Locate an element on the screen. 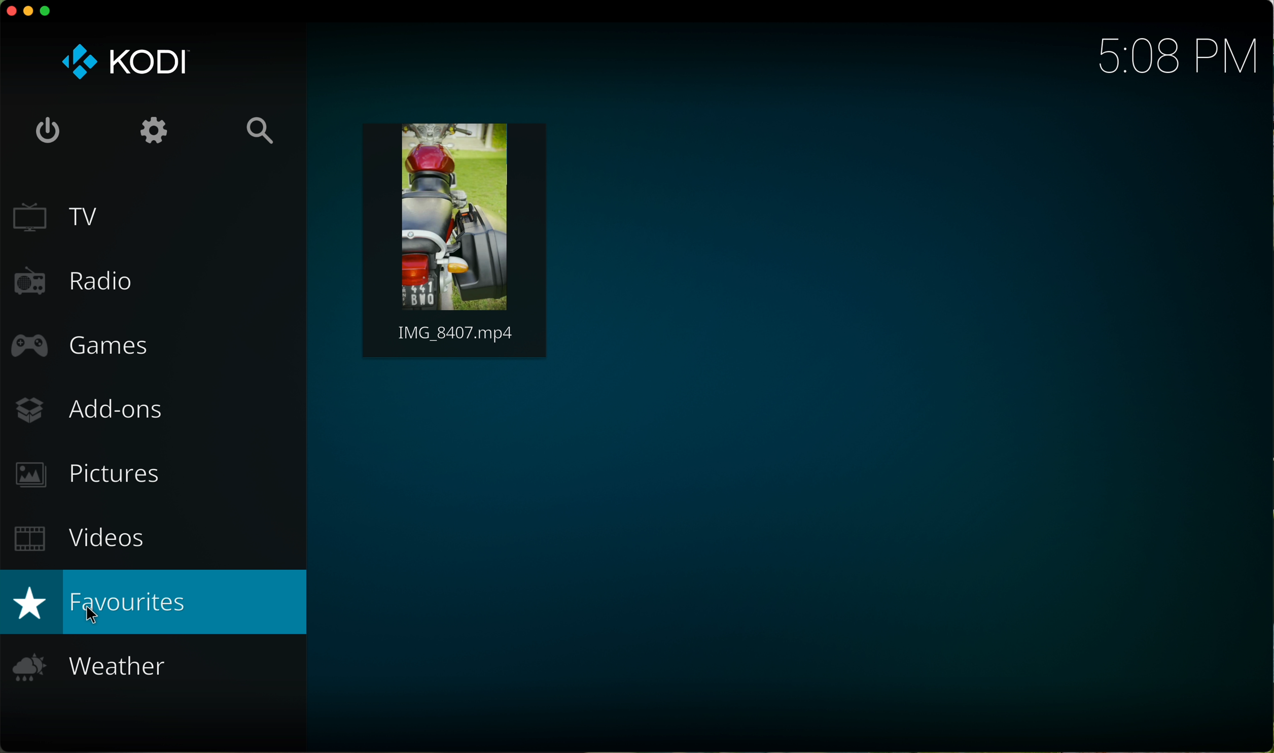 The height and width of the screenshot is (753, 1274). settings is located at coordinates (156, 129).